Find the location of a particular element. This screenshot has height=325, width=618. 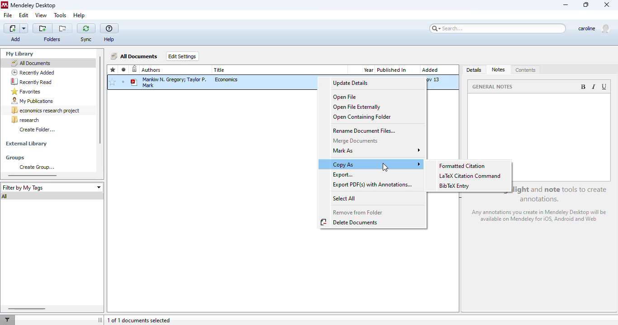

mark as is located at coordinates (377, 150).